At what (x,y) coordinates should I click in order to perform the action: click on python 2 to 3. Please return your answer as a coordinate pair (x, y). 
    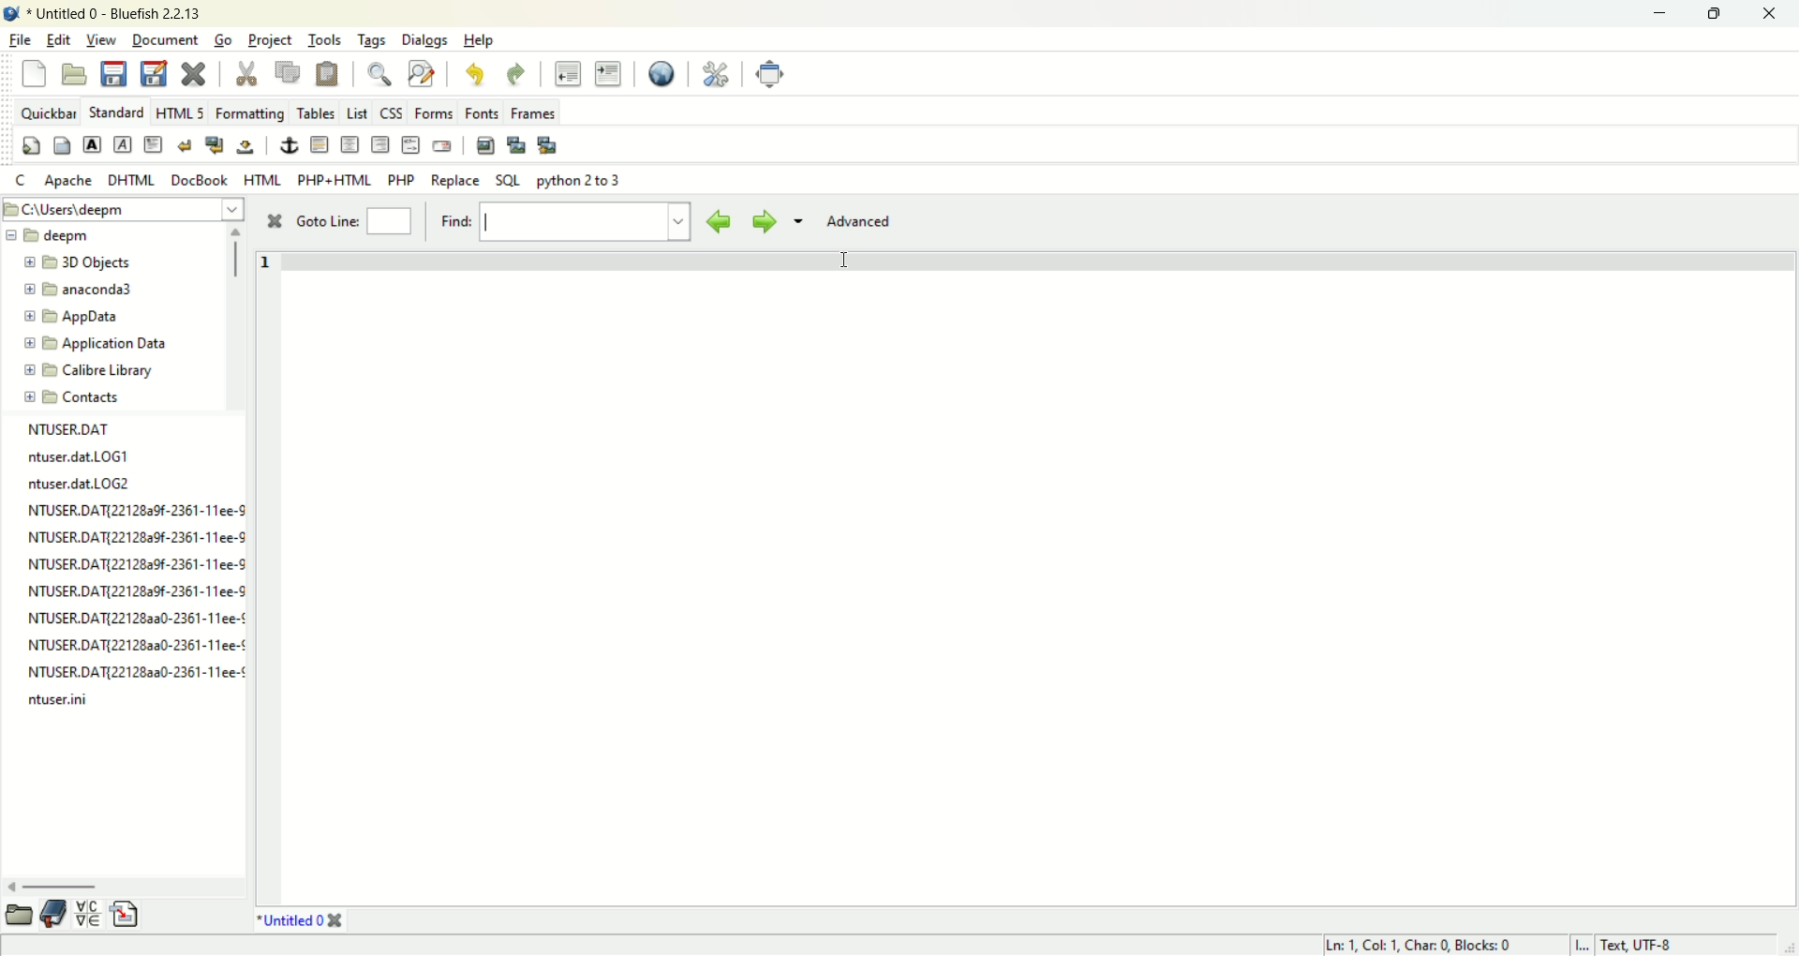
    Looking at the image, I should click on (579, 180).